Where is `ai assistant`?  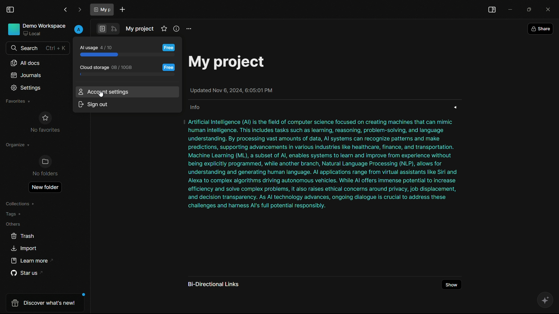 ai assistant is located at coordinates (546, 301).